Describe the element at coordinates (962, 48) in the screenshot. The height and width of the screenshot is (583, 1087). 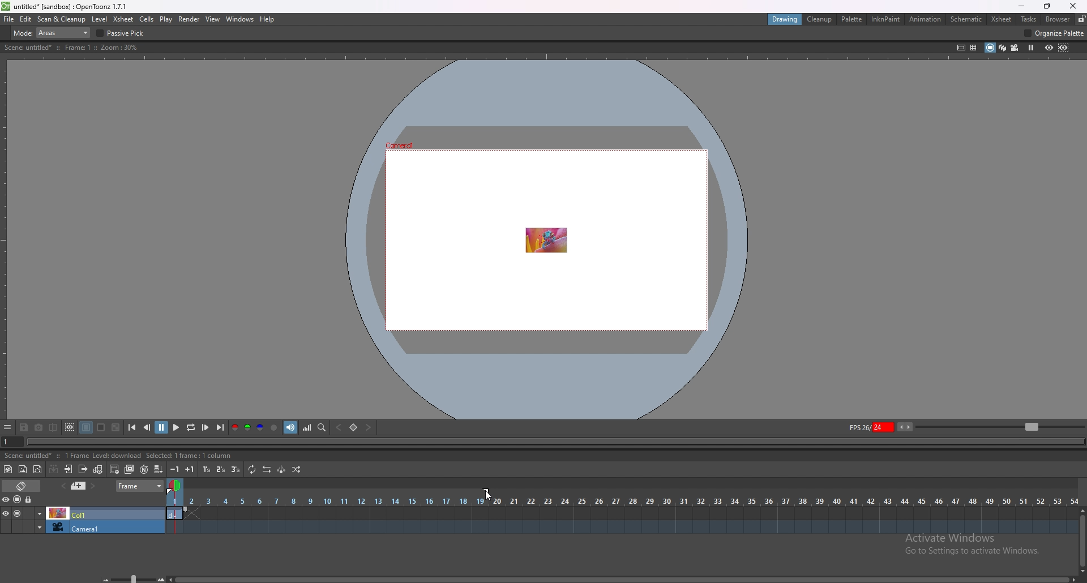
I see `safe area` at that location.